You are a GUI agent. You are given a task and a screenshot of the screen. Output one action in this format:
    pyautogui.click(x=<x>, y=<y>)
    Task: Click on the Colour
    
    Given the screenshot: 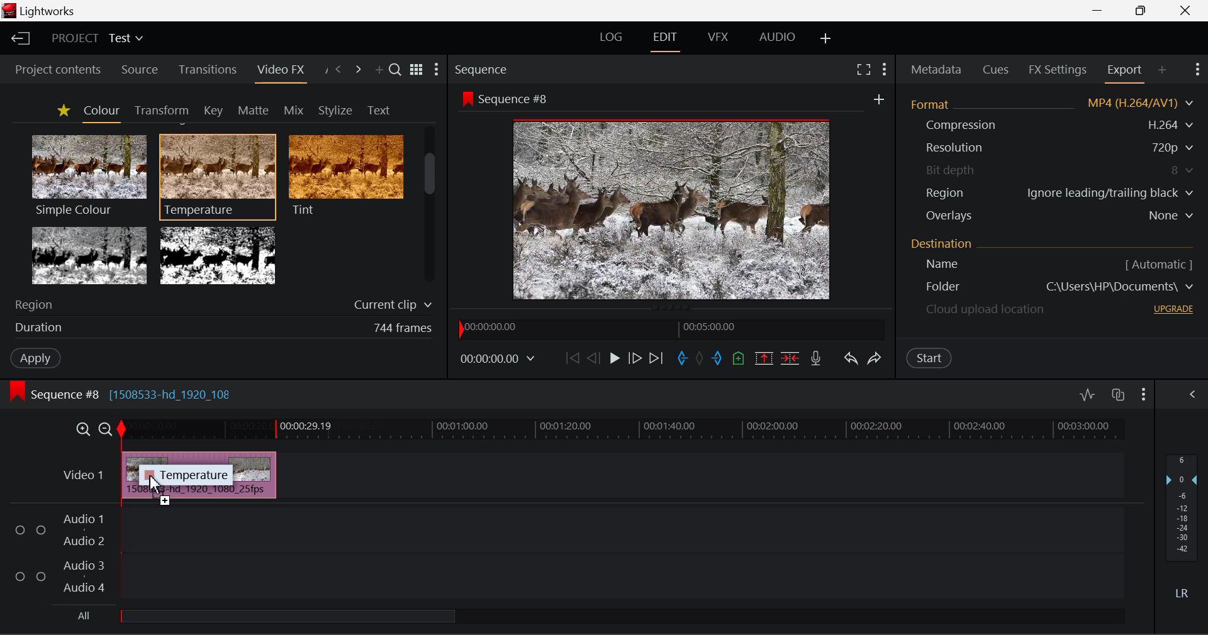 What is the action you would take?
    pyautogui.click(x=99, y=111)
    